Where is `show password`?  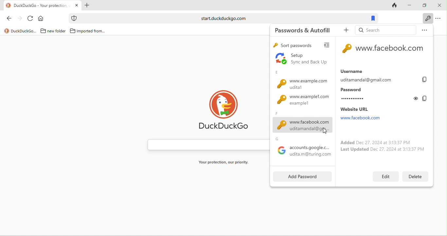 show password is located at coordinates (416, 98).